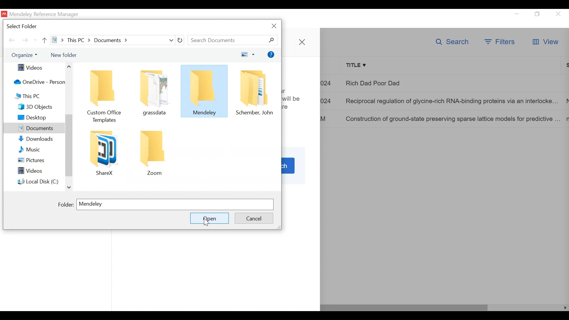 Image resolution: width=569 pixels, height=320 pixels. Describe the element at coordinates (44, 40) in the screenshot. I see `Go Up` at that location.